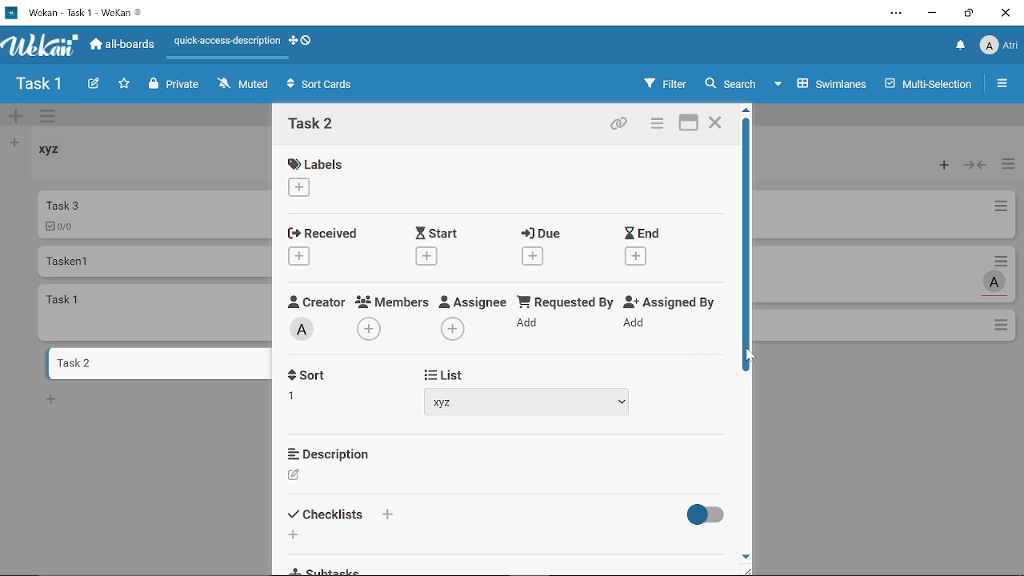 The width and height of the screenshot is (1024, 576). Describe the element at coordinates (643, 233) in the screenshot. I see `End` at that location.